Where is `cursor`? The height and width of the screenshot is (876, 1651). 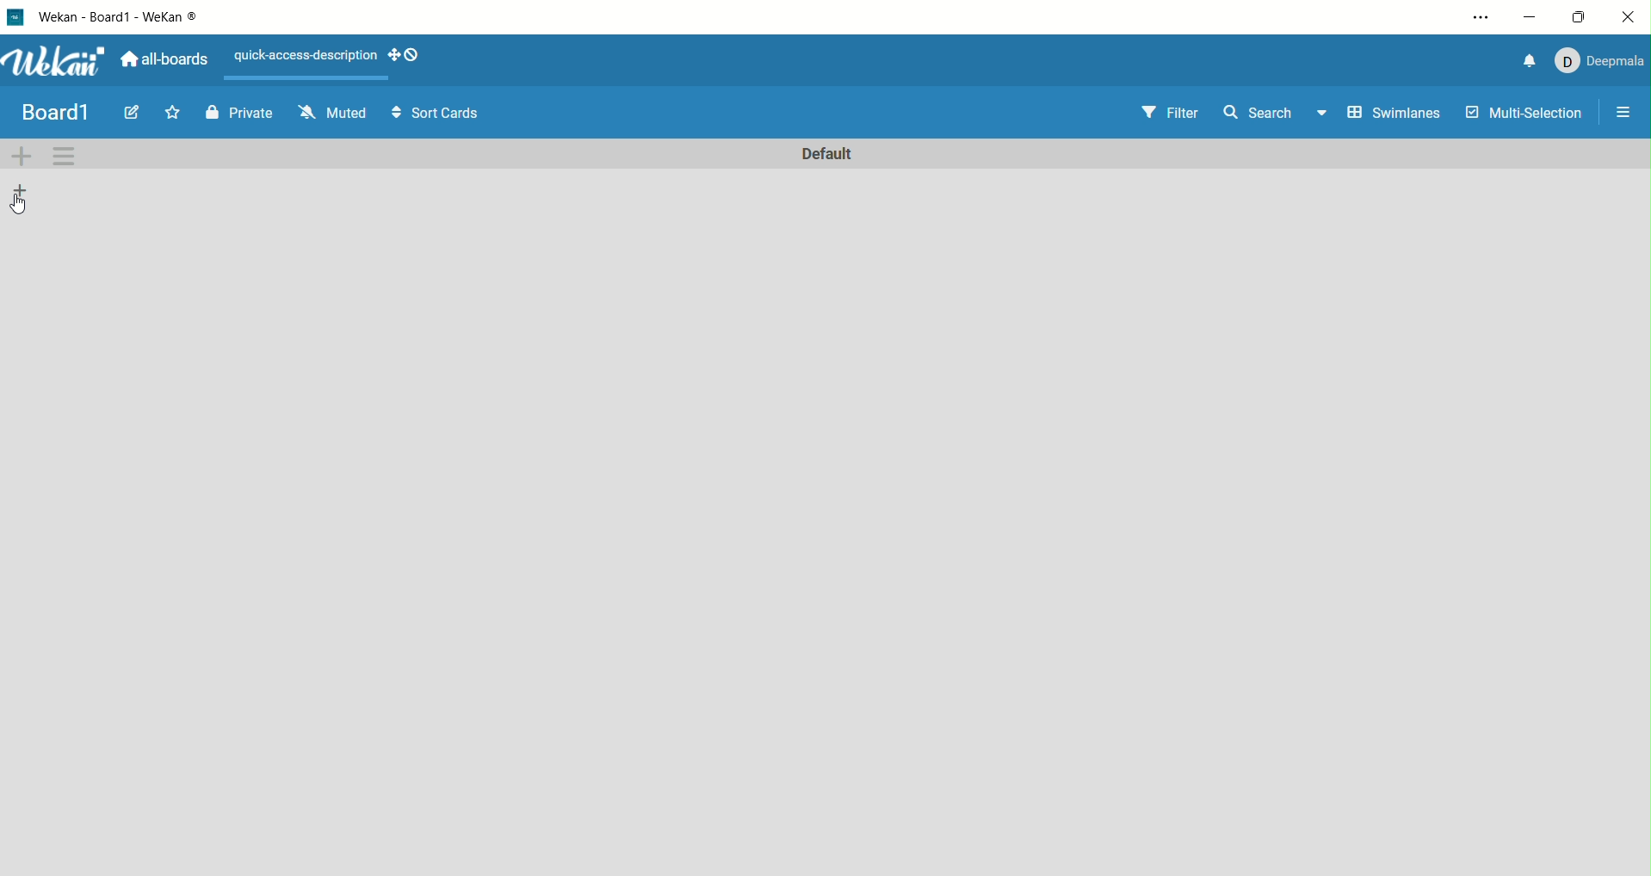
cursor is located at coordinates (28, 207).